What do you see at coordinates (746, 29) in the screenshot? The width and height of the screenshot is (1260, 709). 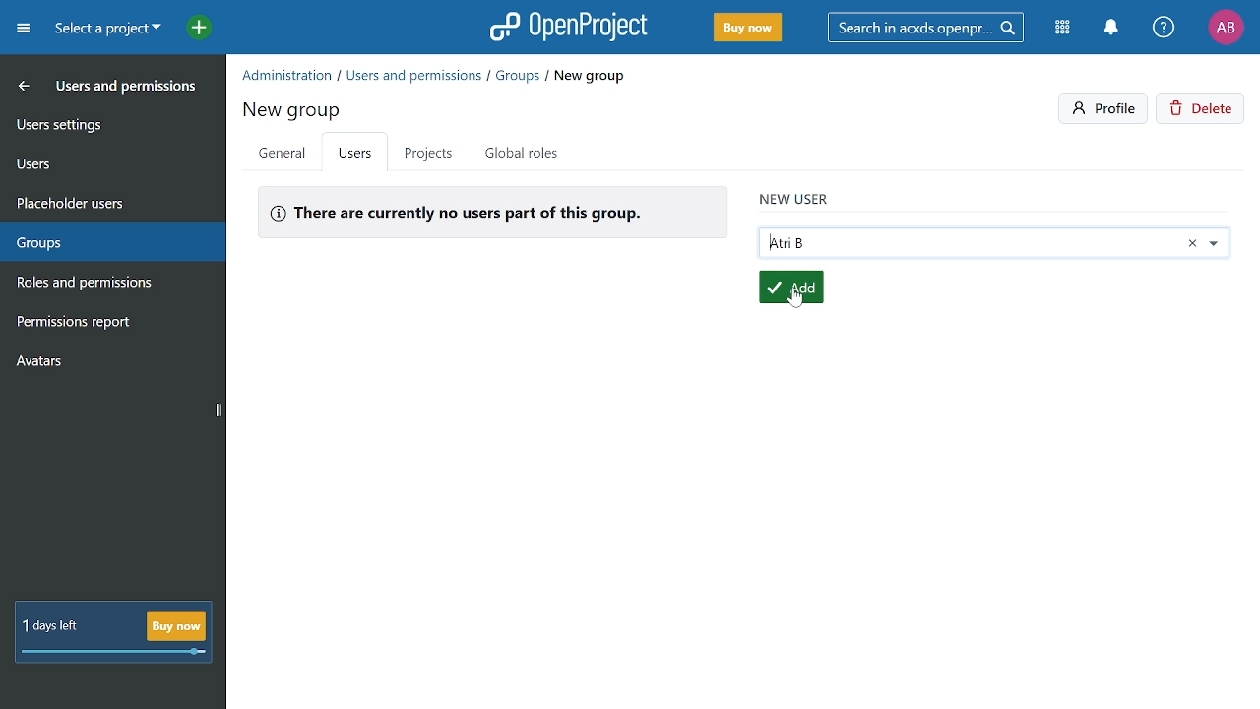 I see `Buy now` at bounding box center [746, 29].